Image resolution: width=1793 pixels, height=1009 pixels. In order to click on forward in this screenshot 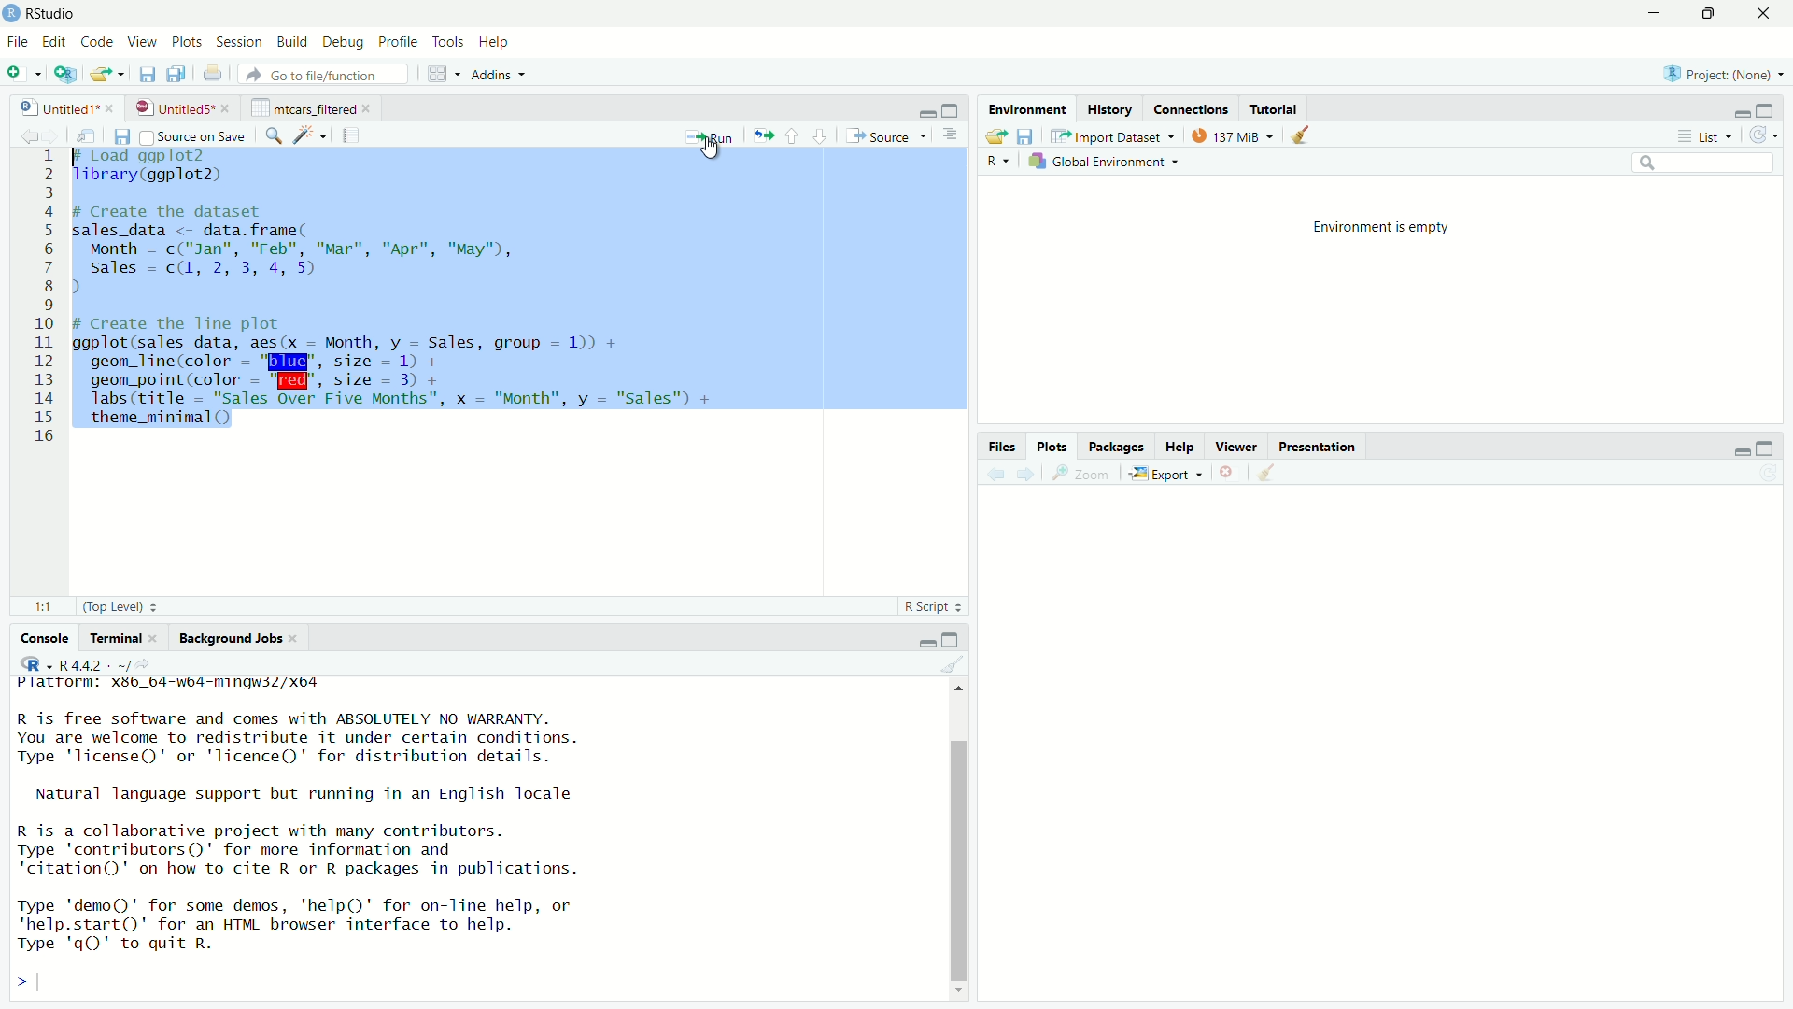, I will do `click(1027, 475)`.